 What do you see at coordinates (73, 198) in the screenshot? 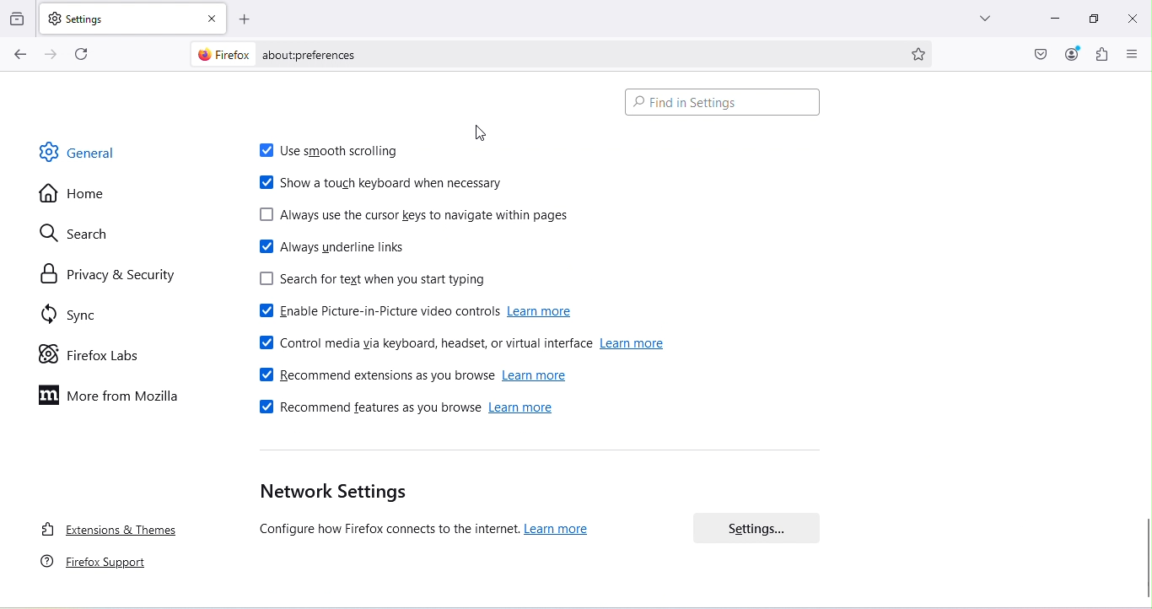
I see `Home` at bounding box center [73, 198].